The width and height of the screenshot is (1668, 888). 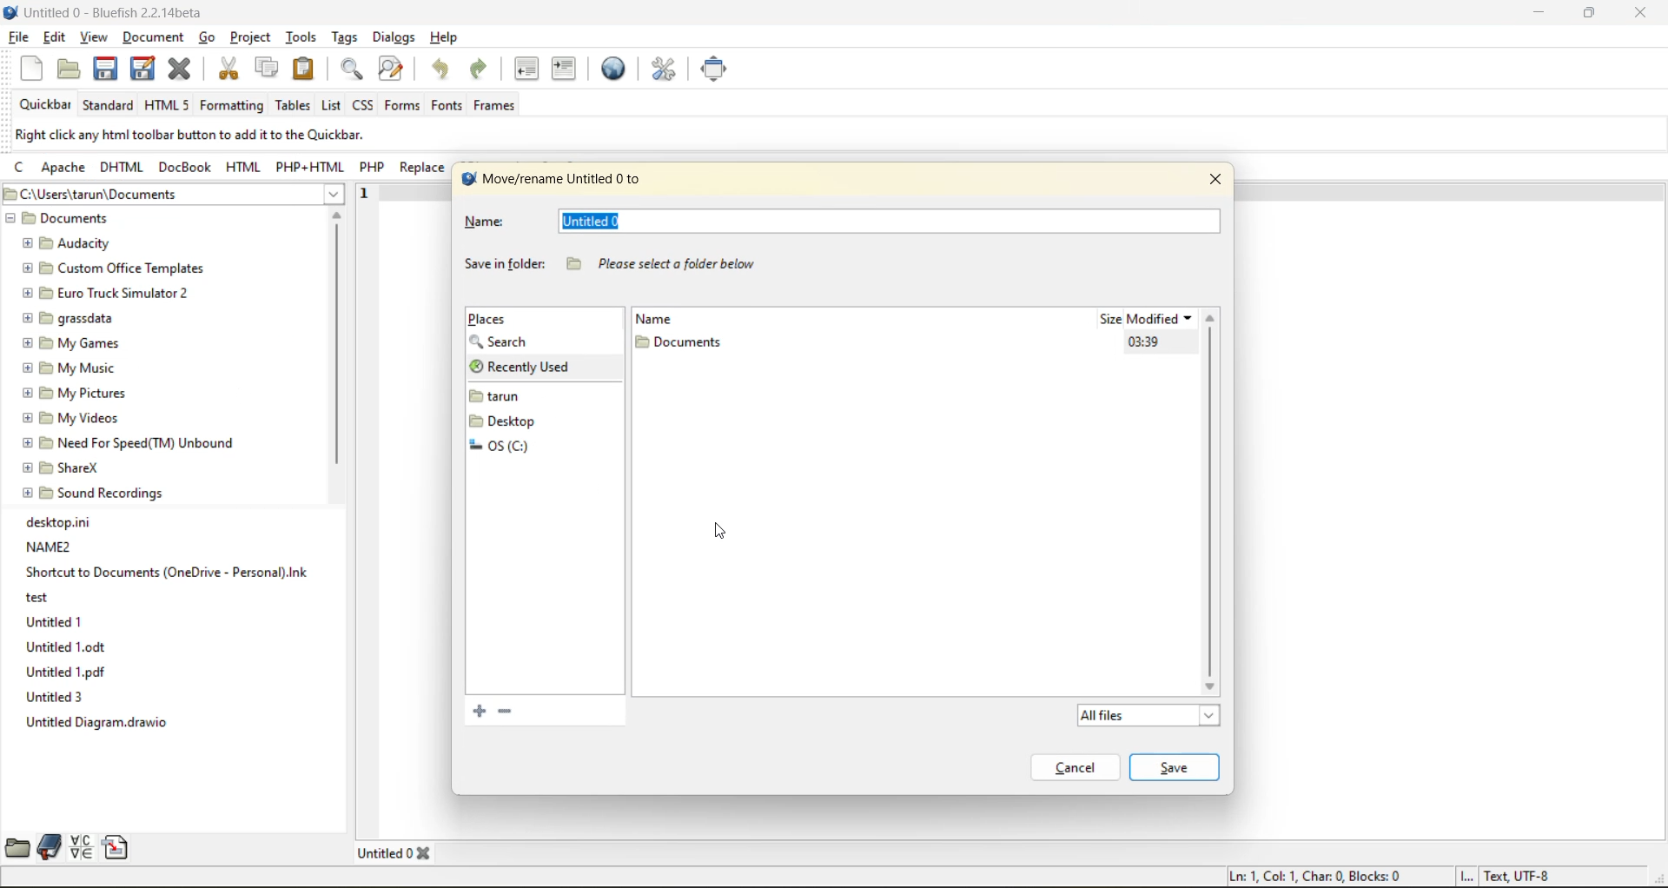 What do you see at coordinates (185, 69) in the screenshot?
I see `close file` at bounding box center [185, 69].